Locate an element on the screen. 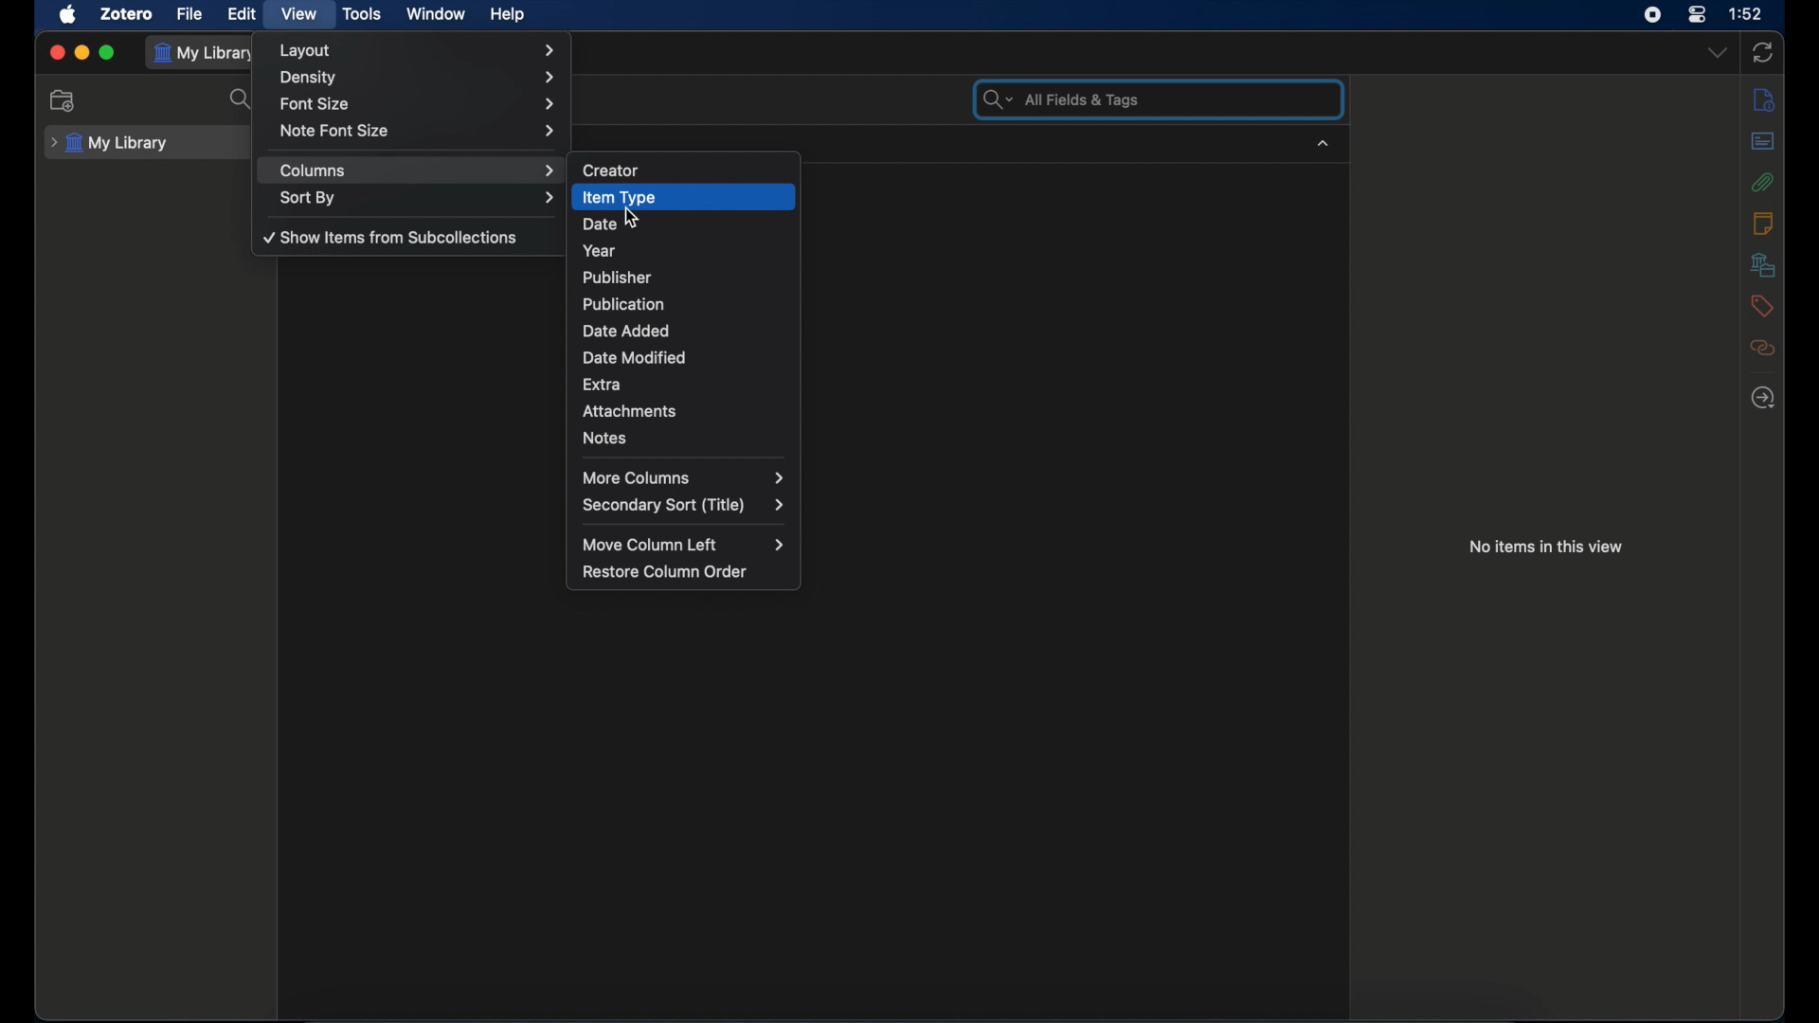 This screenshot has height=1023, width=1819. control center is located at coordinates (1698, 14).